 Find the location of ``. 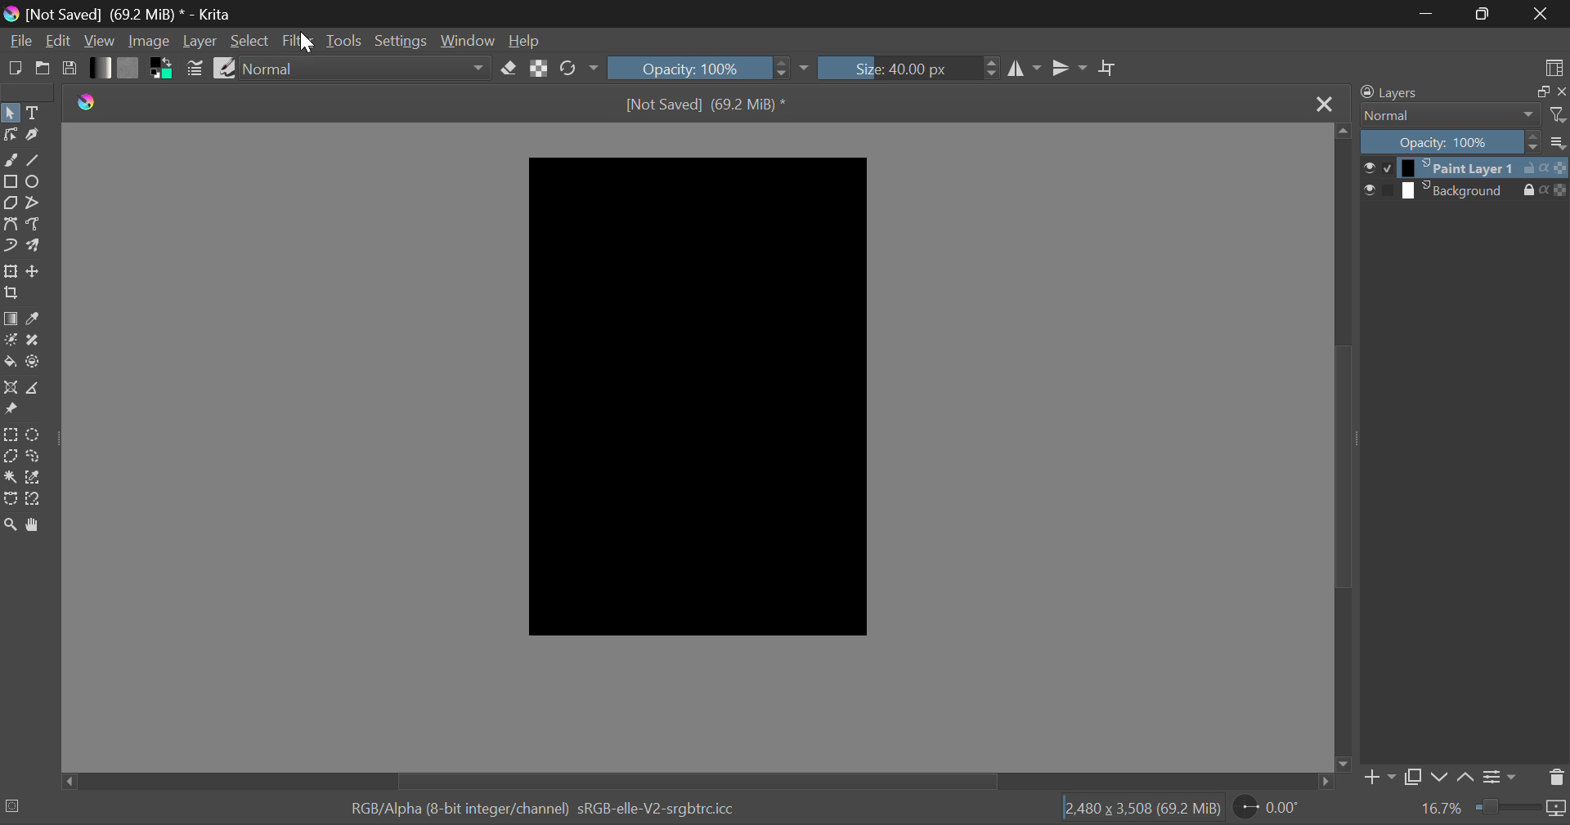

 is located at coordinates (1949, 1026).